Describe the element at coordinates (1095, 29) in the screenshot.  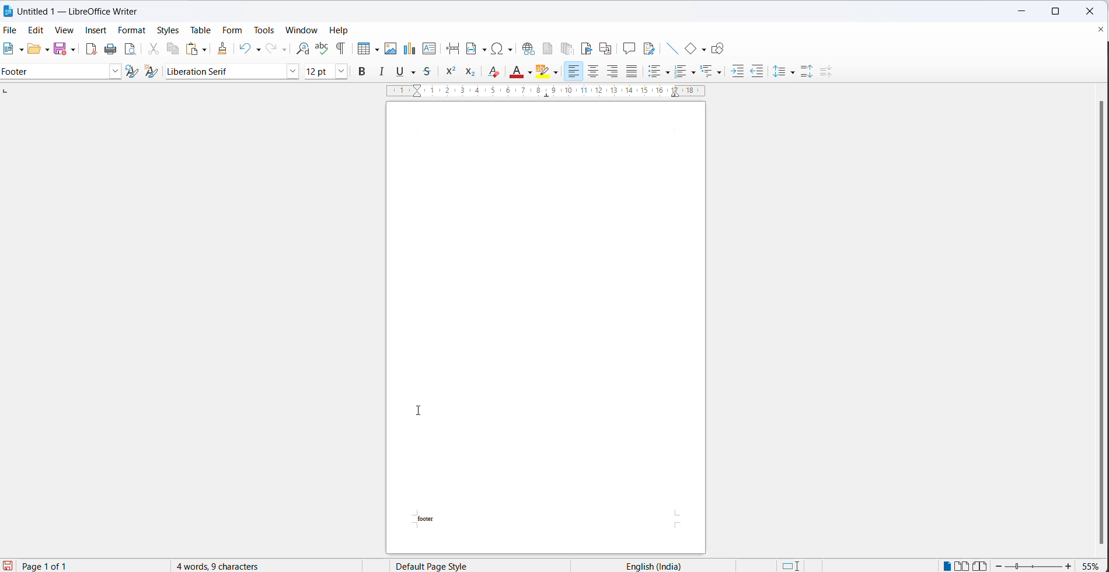
I see `close` at that location.